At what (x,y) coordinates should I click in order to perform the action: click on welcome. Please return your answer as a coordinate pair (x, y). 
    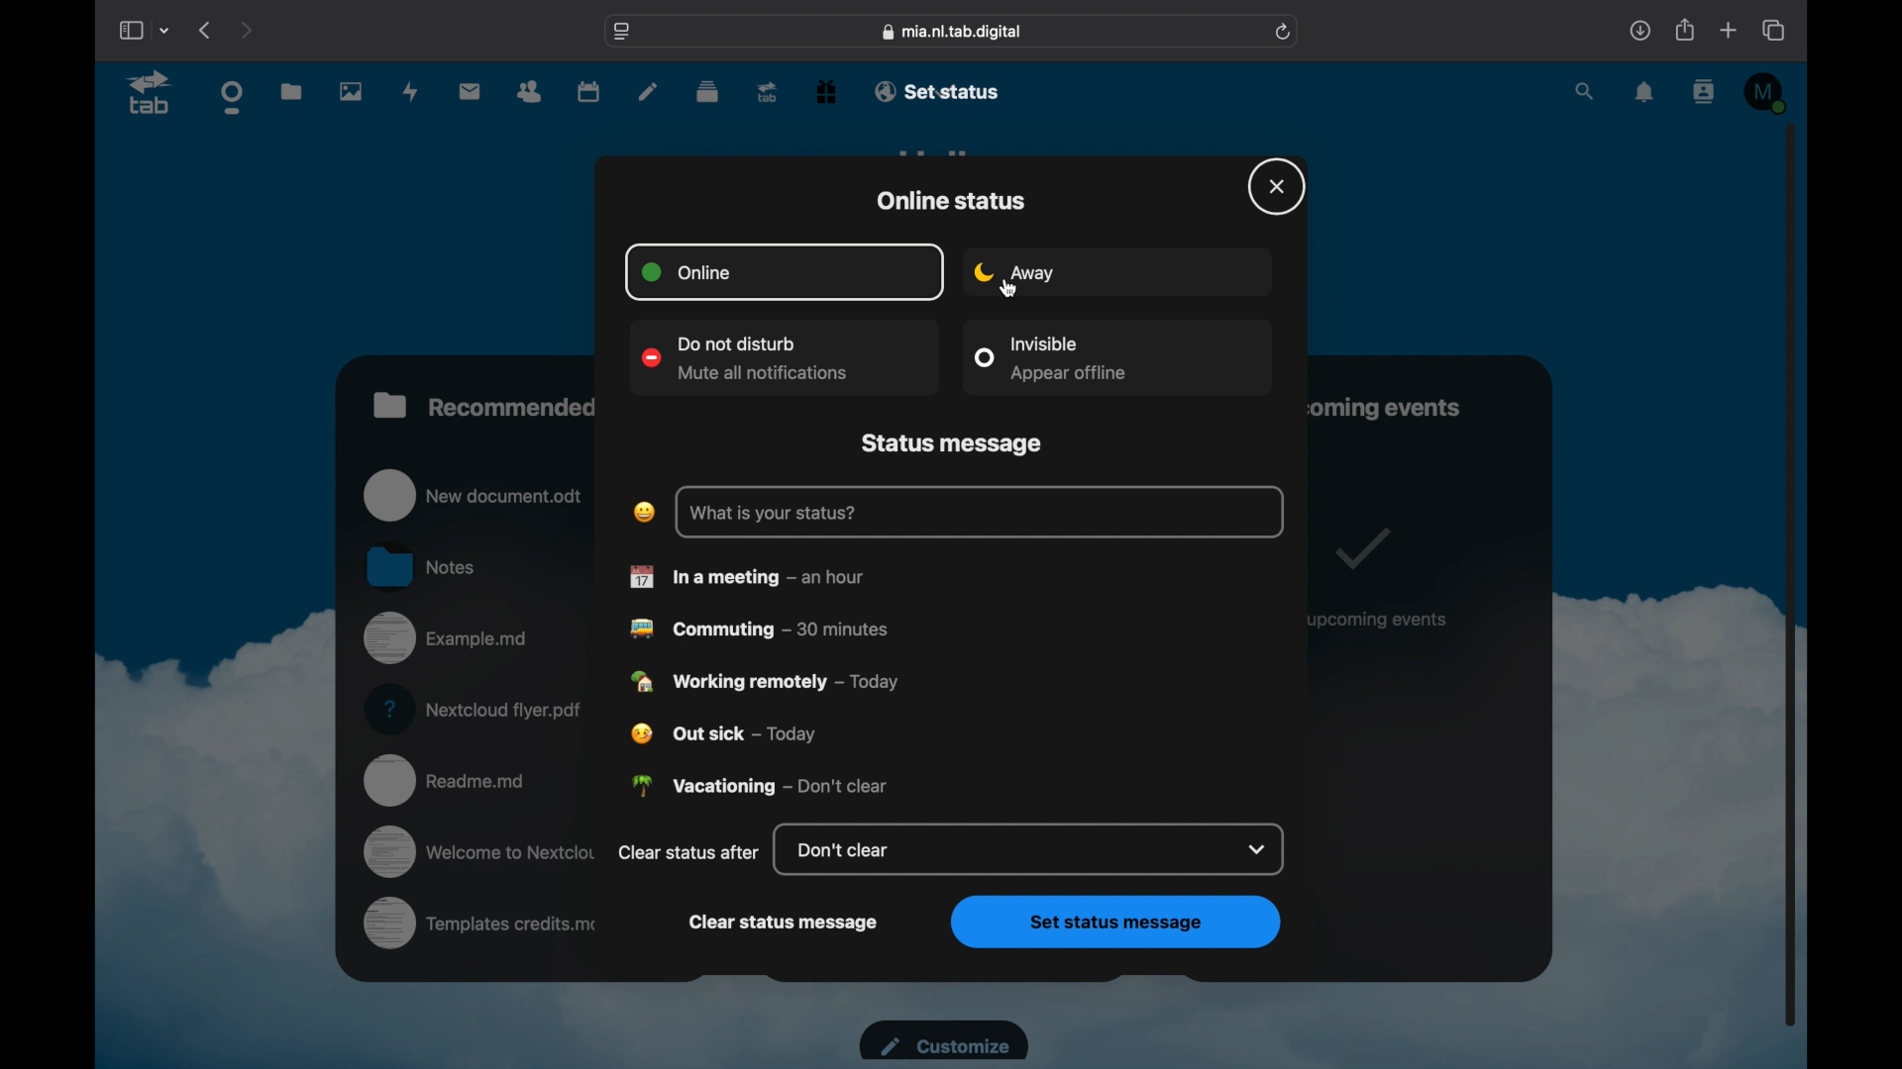
    Looking at the image, I should click on (482, 851).